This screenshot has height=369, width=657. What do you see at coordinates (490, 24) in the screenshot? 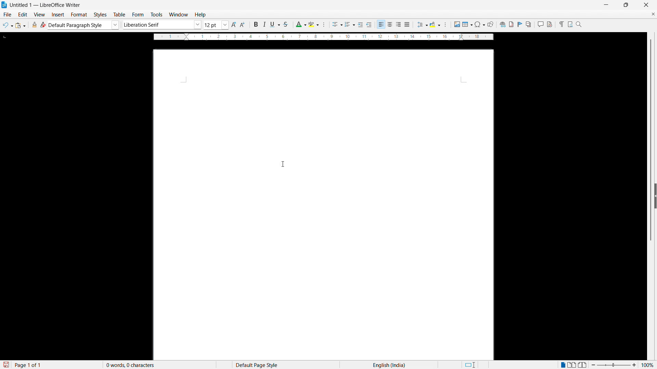
I see `Show draw functions ` at bounding box center [490, 24].